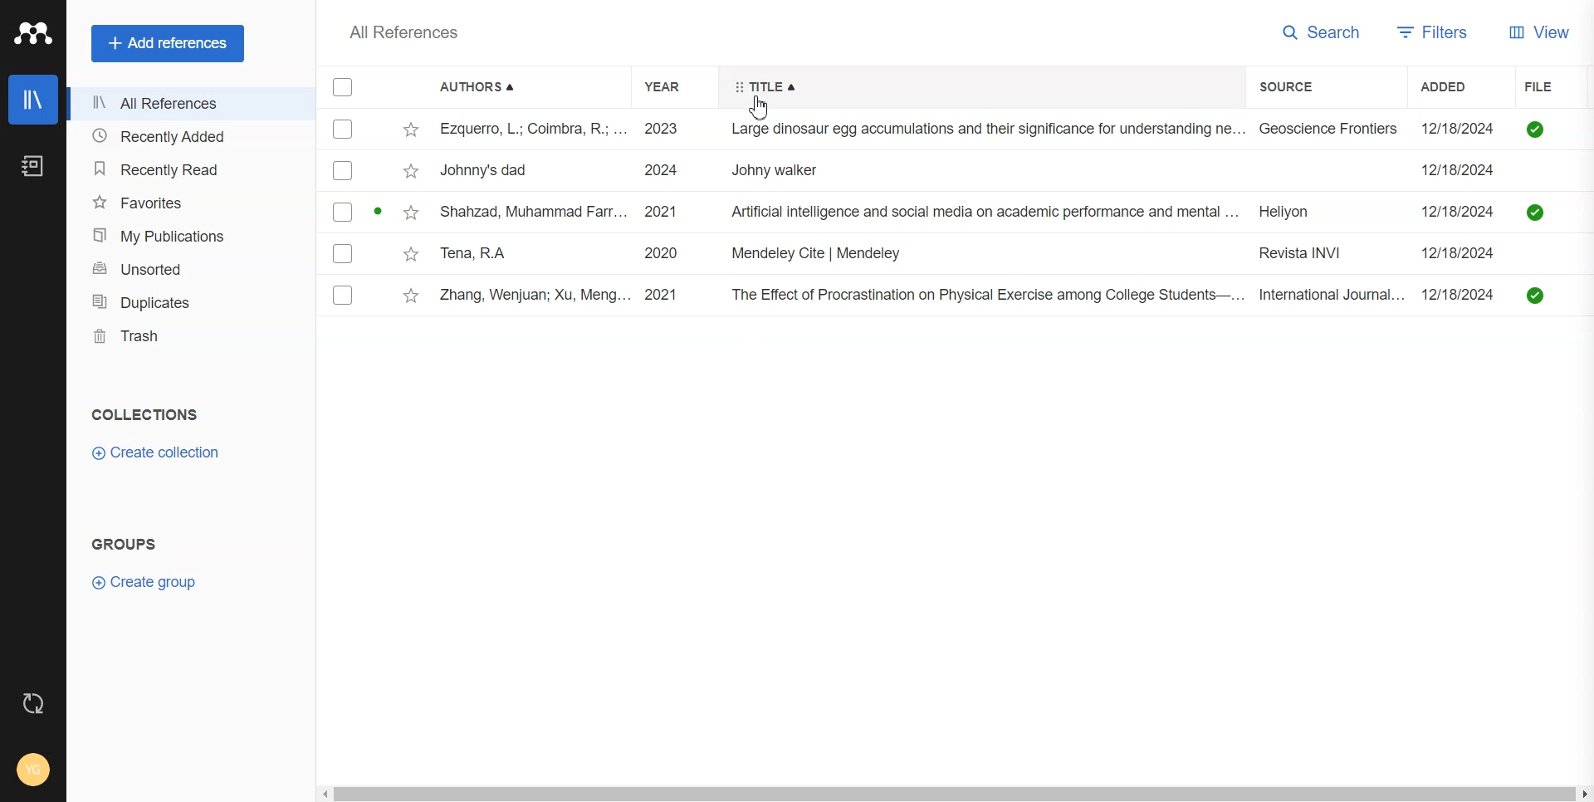  I want to click on select entry, so click(343, 169).